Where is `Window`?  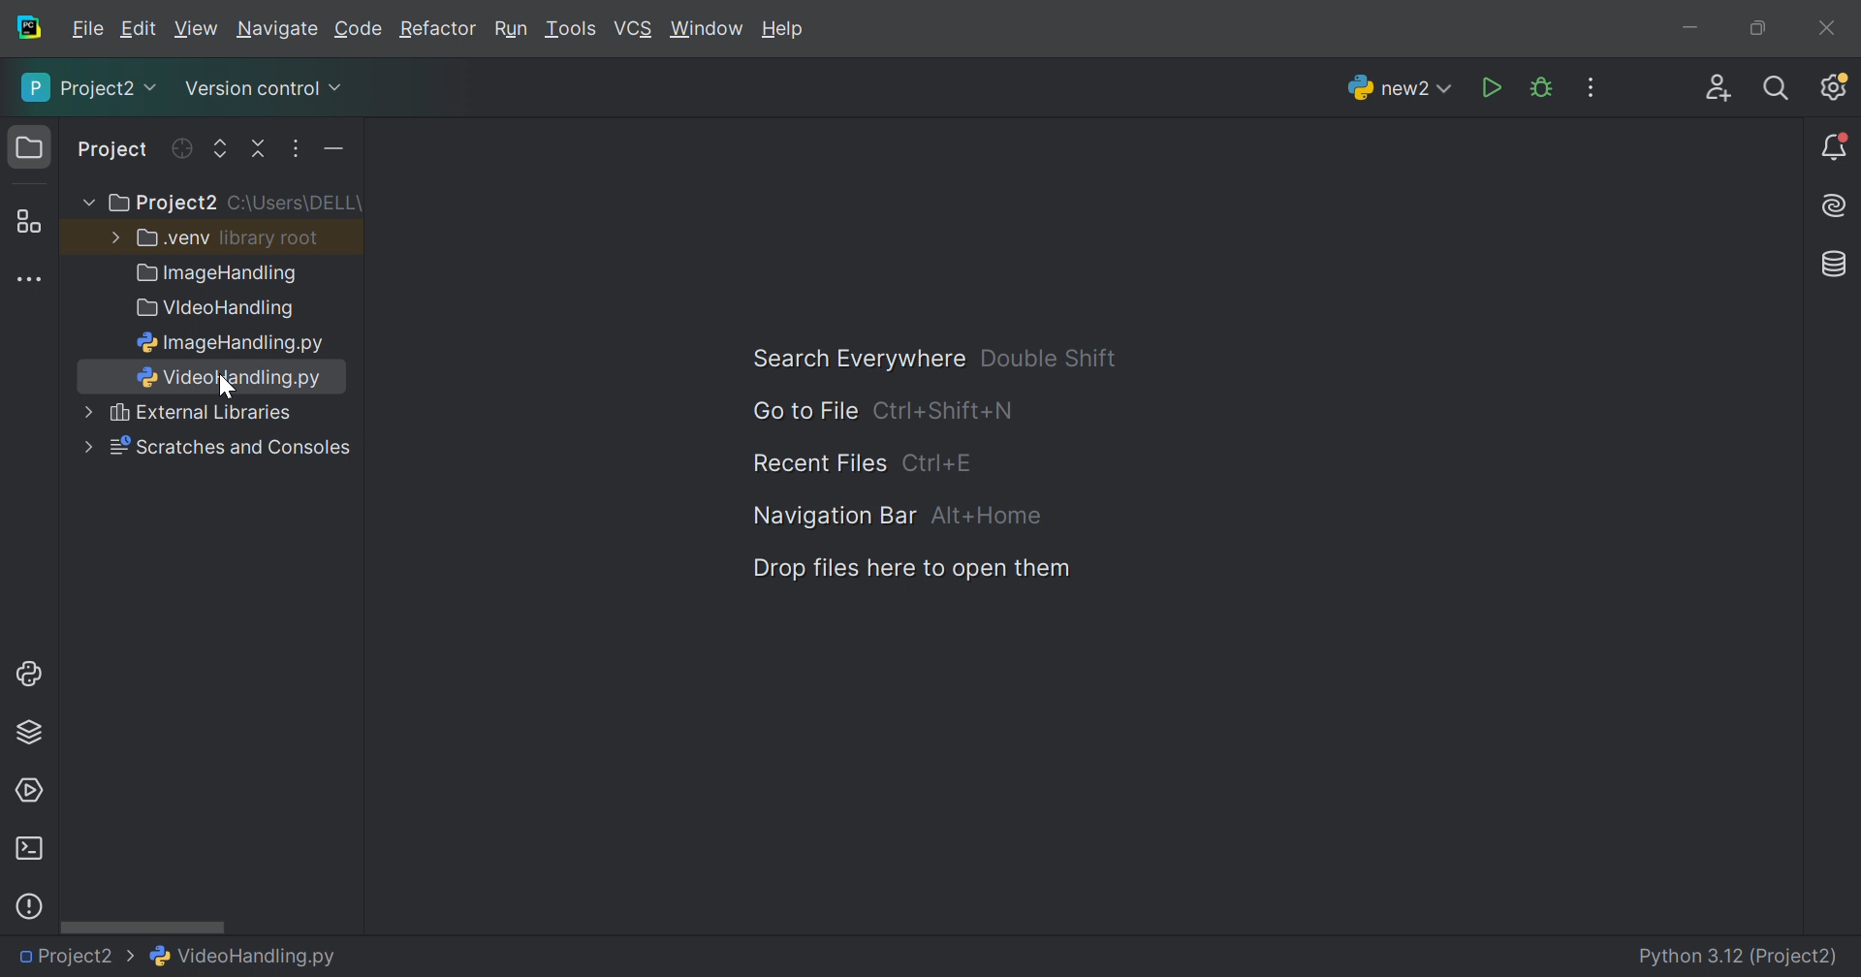 Window is located at coordinates (708, 31).